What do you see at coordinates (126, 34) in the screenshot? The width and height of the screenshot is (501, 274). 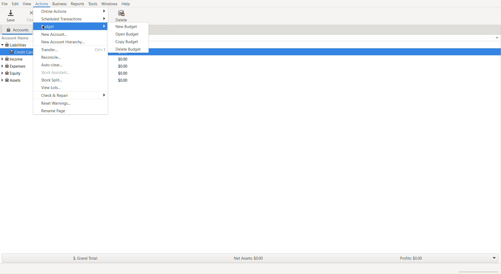 I see `Open Budget` at bounding box center [126, 34].